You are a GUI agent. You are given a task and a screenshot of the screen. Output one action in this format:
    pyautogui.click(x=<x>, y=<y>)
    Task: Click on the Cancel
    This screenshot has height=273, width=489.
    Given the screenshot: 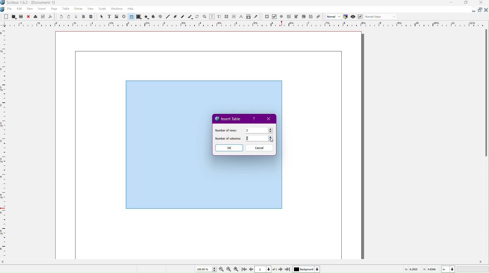 What is the action you would take?
    pyautogui.click(x=260, y=148)
    